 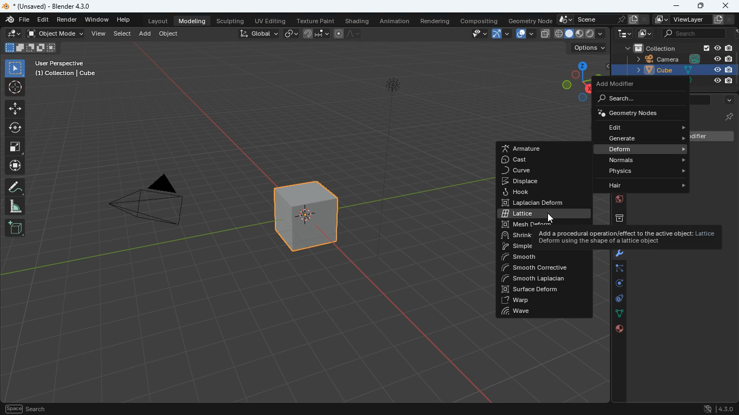 What do you see at coordinates (543, 300) in the screenshot?
I see `warp` at bounding box center [543, 300].